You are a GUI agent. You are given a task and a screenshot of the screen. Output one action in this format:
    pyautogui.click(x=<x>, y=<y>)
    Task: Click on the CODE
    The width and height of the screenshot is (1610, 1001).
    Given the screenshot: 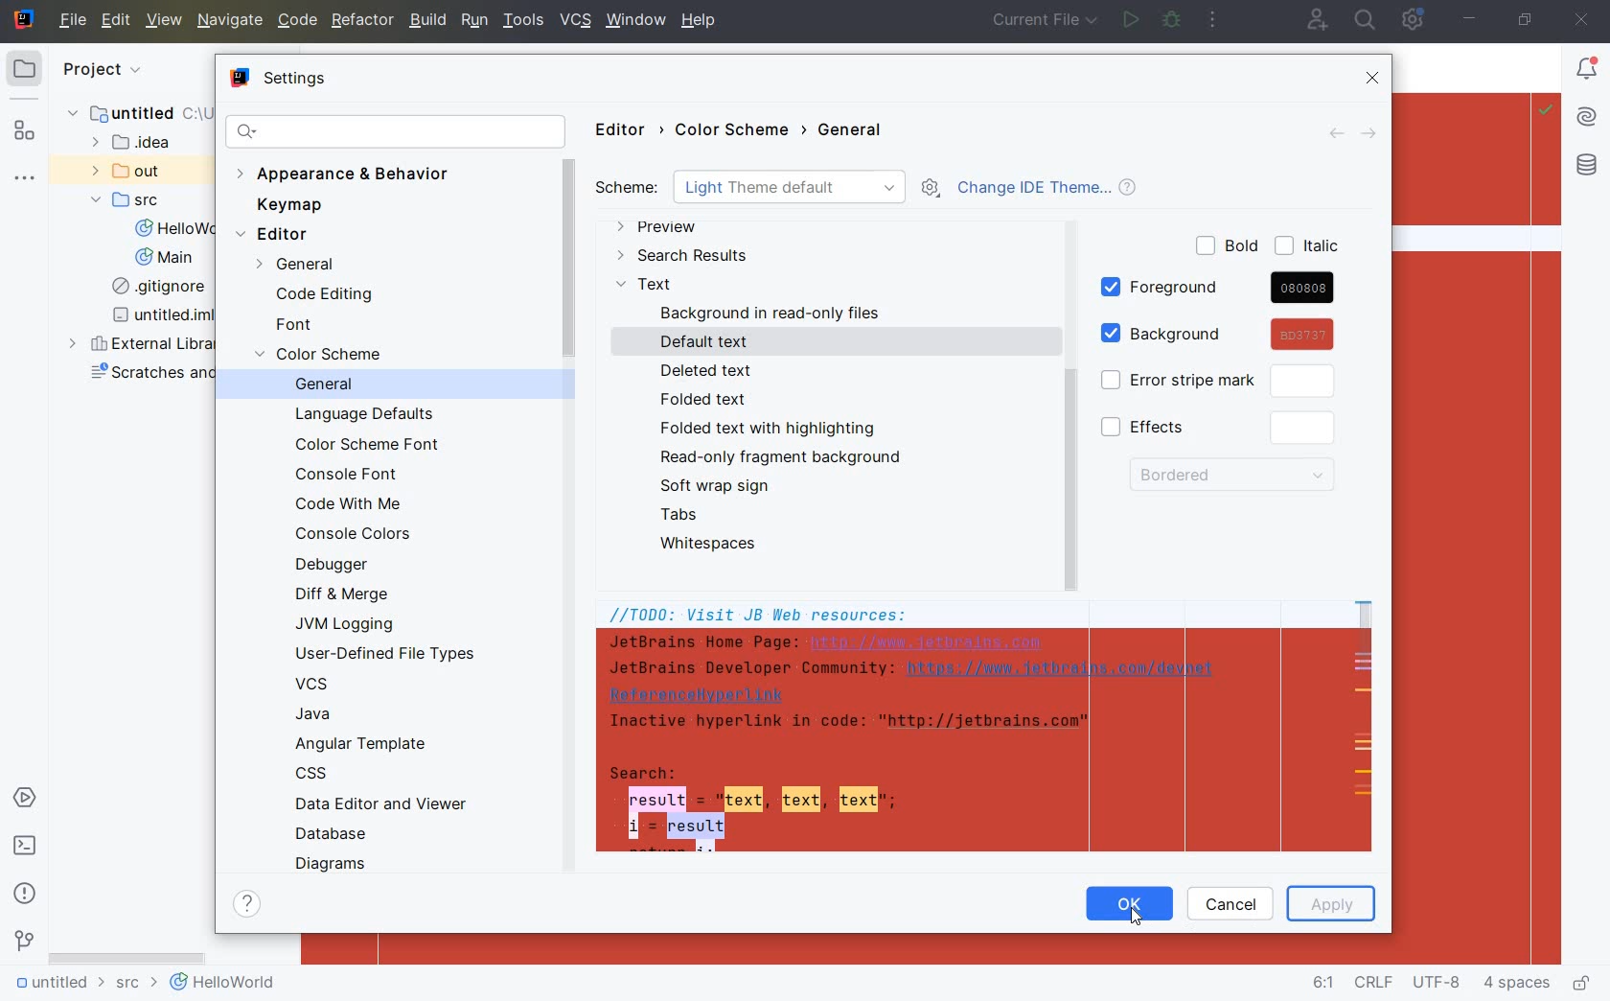 What is the action you would take?
    pyautogui.click(x=297, y=22)
    